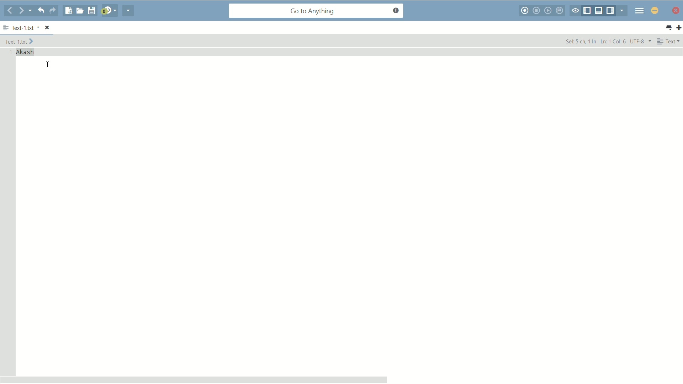  Describe the element at coordinates (640, 10) in the screenshot. I see `menu` at that location.